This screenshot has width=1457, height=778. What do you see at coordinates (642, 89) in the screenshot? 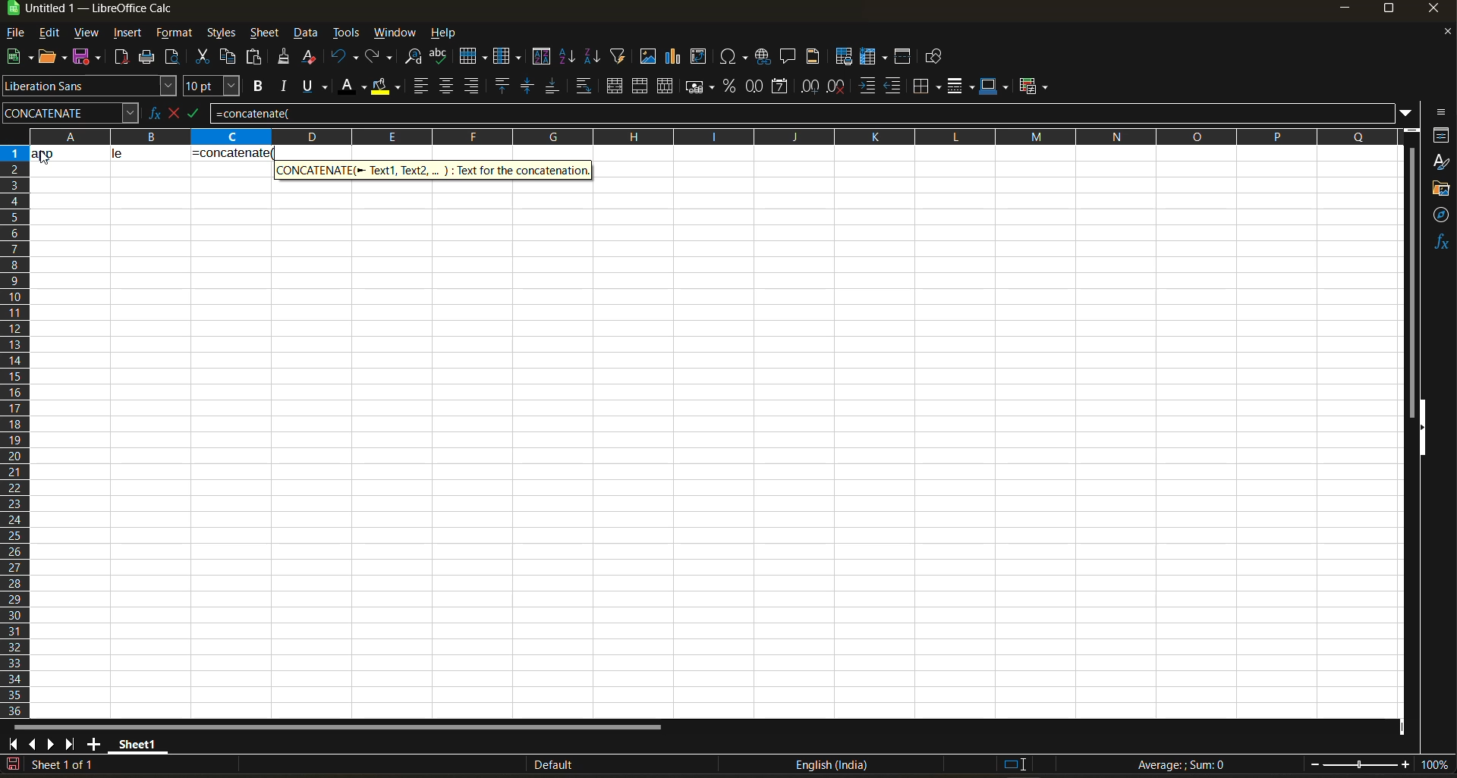
I see `merge cells` at bounding box center [642, 89].